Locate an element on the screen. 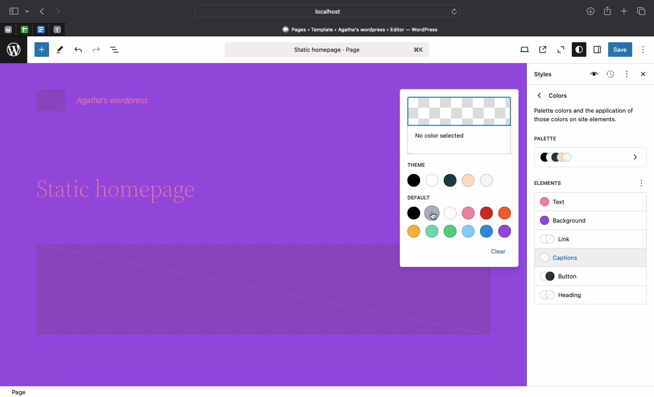 Image resolution: width=654 pixels, height=397 pixels. Next page is located at coordinates (58, 12).